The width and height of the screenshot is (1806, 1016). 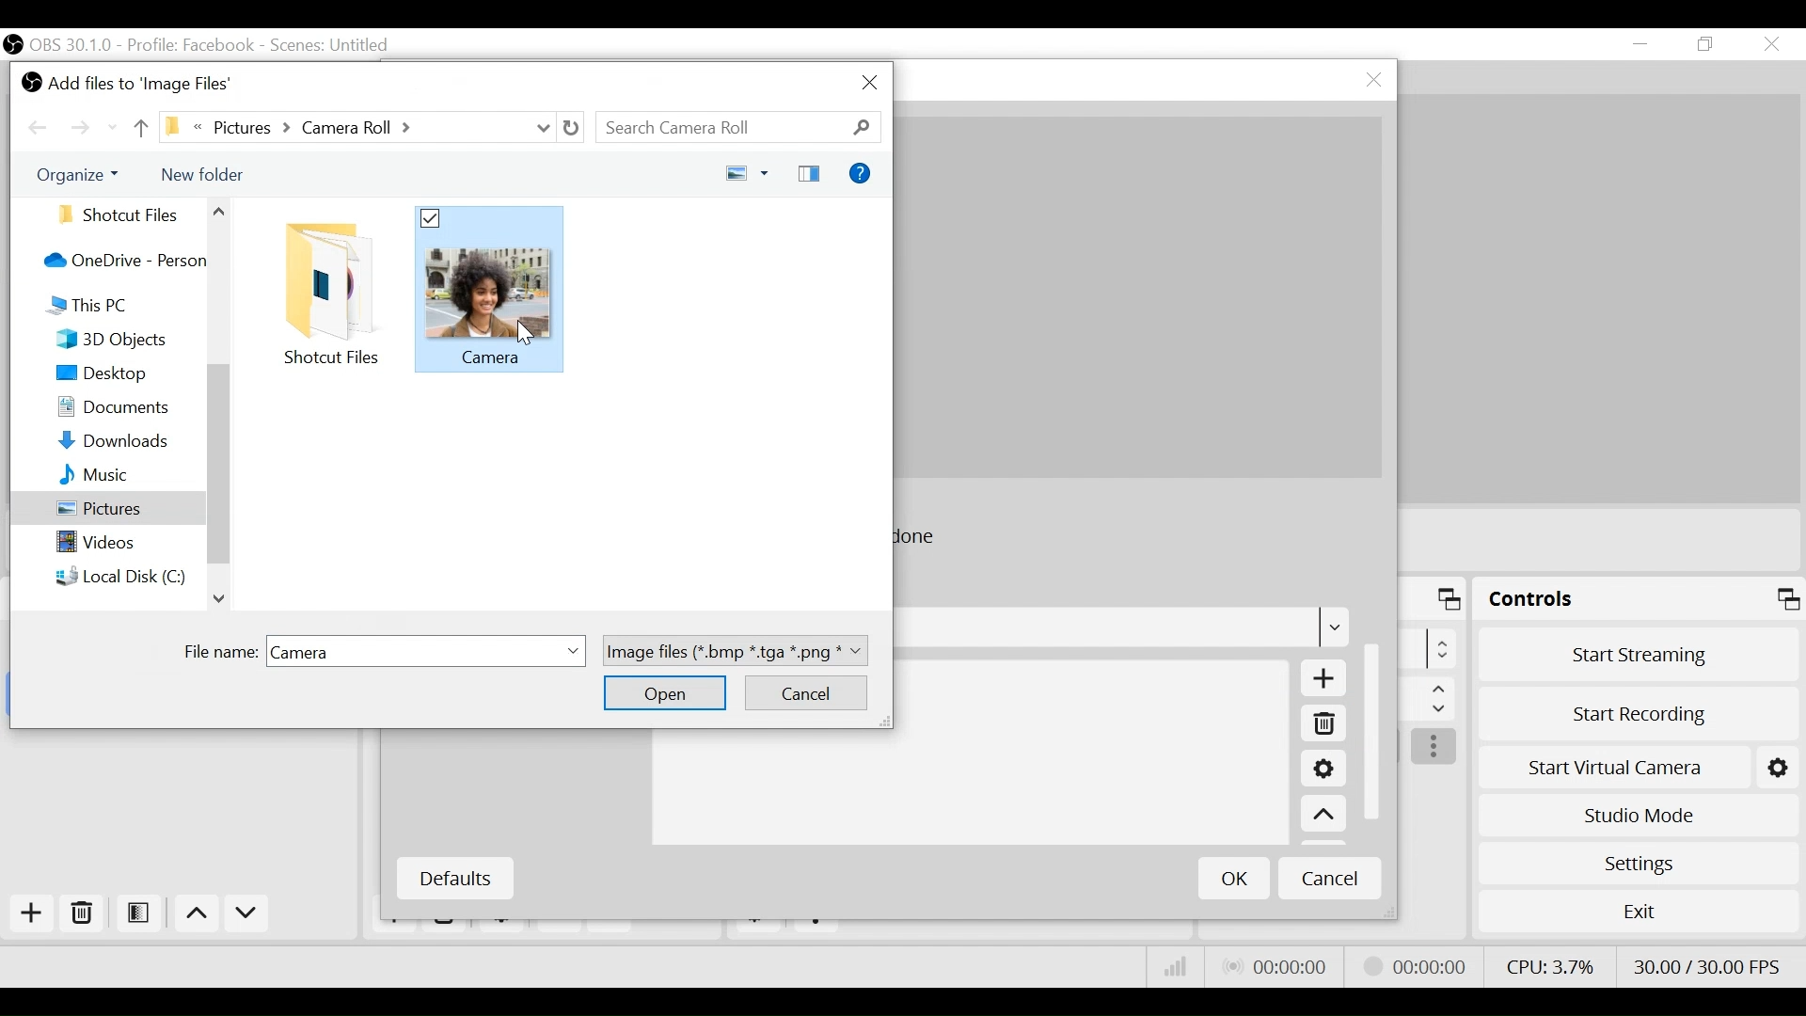 I want to click on Stream Status, so click(x=1416, y=964).